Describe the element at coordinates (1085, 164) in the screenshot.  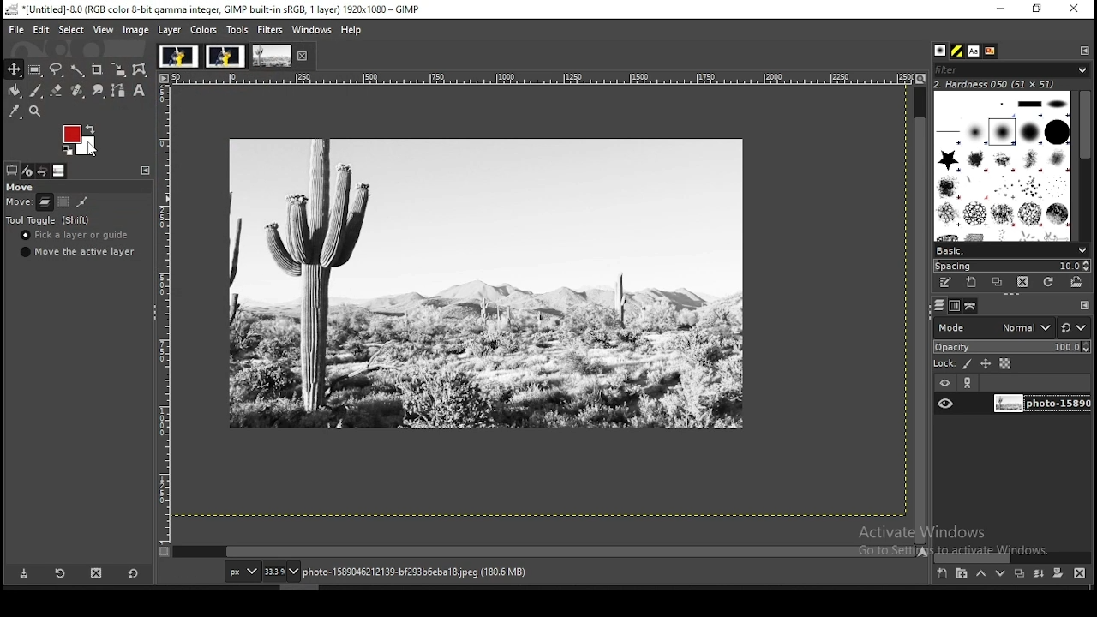
I see `scroll bar` at that location.